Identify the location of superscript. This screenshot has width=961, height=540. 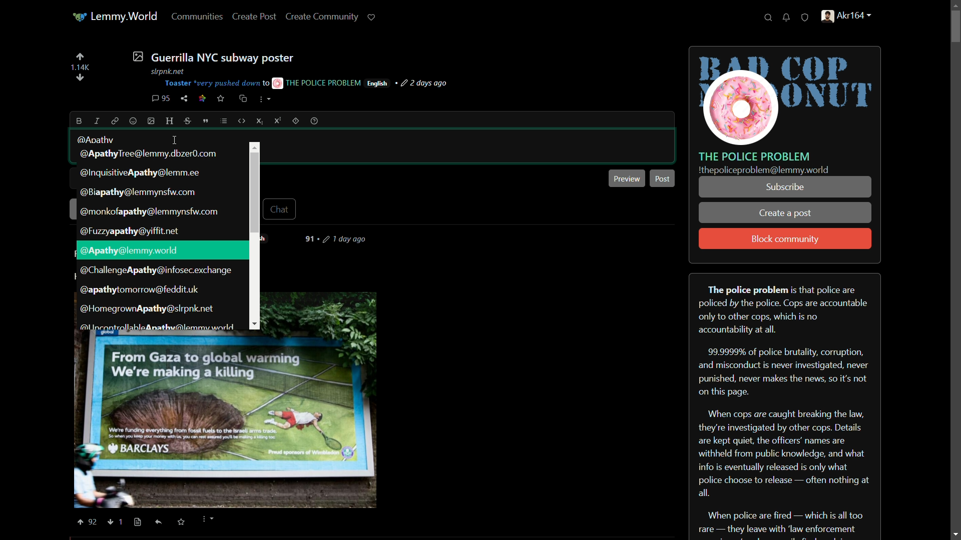
(278, 120).